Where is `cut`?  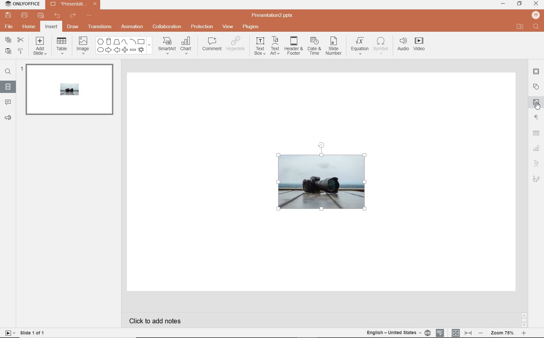
cut is located at coordinates (21, 39).